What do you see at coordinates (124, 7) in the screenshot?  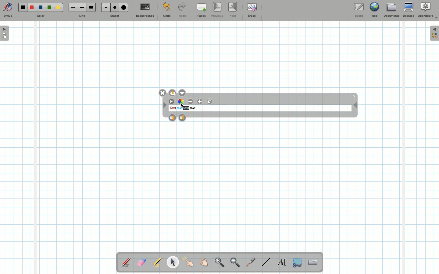 I see `Large eraser` at bounding box center [124, 7].